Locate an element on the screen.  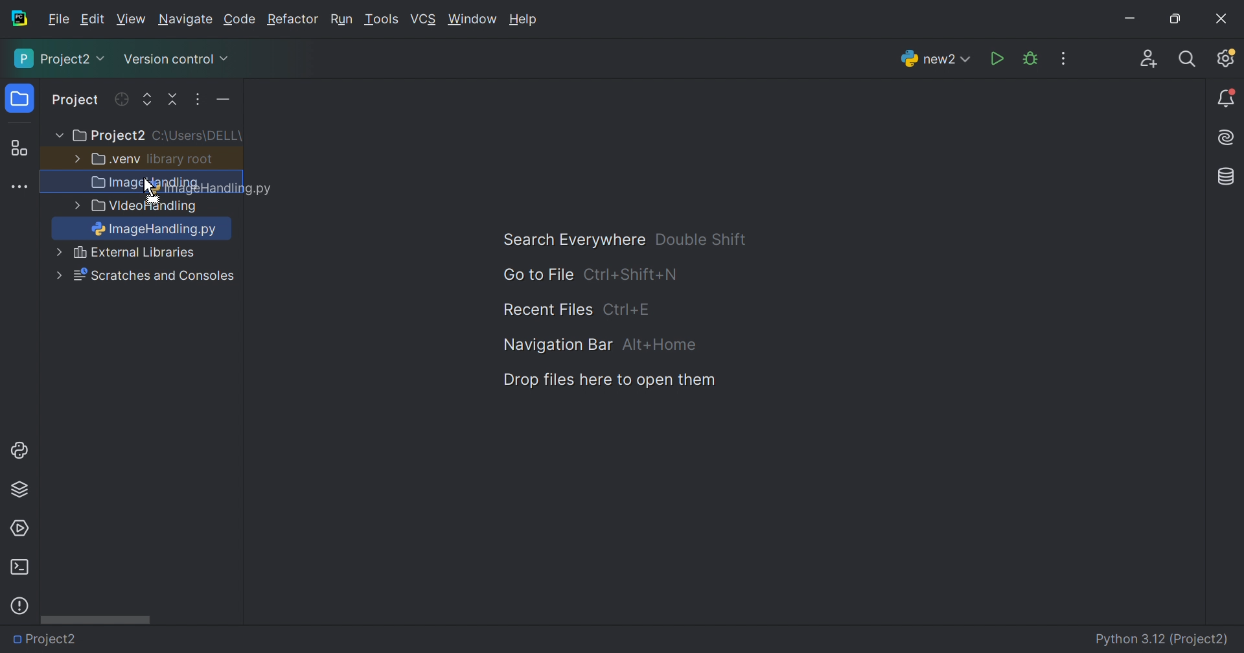
Expand all is located at coordinates (148, 100).